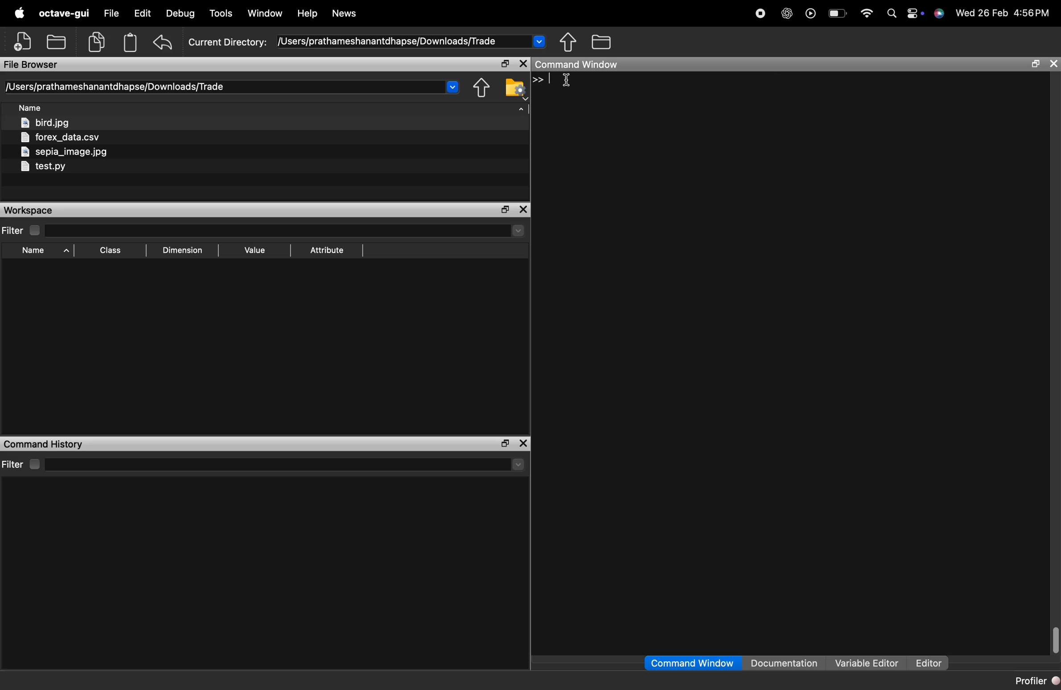 Image resolution: width=1061 pixels, height=690 pixels. Describe the element at coordinates (1036, 64) in the screenshot. I see `separate the window` at that location.